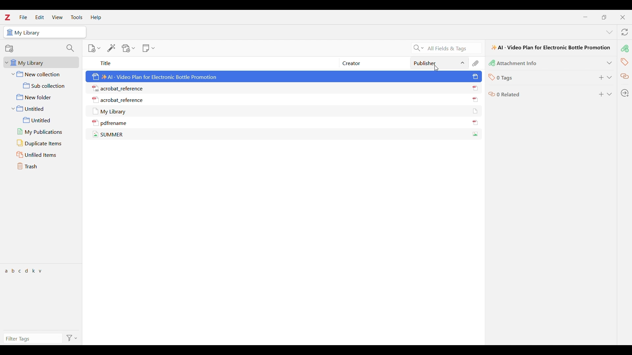 This screenshot has height=355, width=632. Describe the element at coordinates (42, 74) in the screenshot. I see `New collection` at that location.